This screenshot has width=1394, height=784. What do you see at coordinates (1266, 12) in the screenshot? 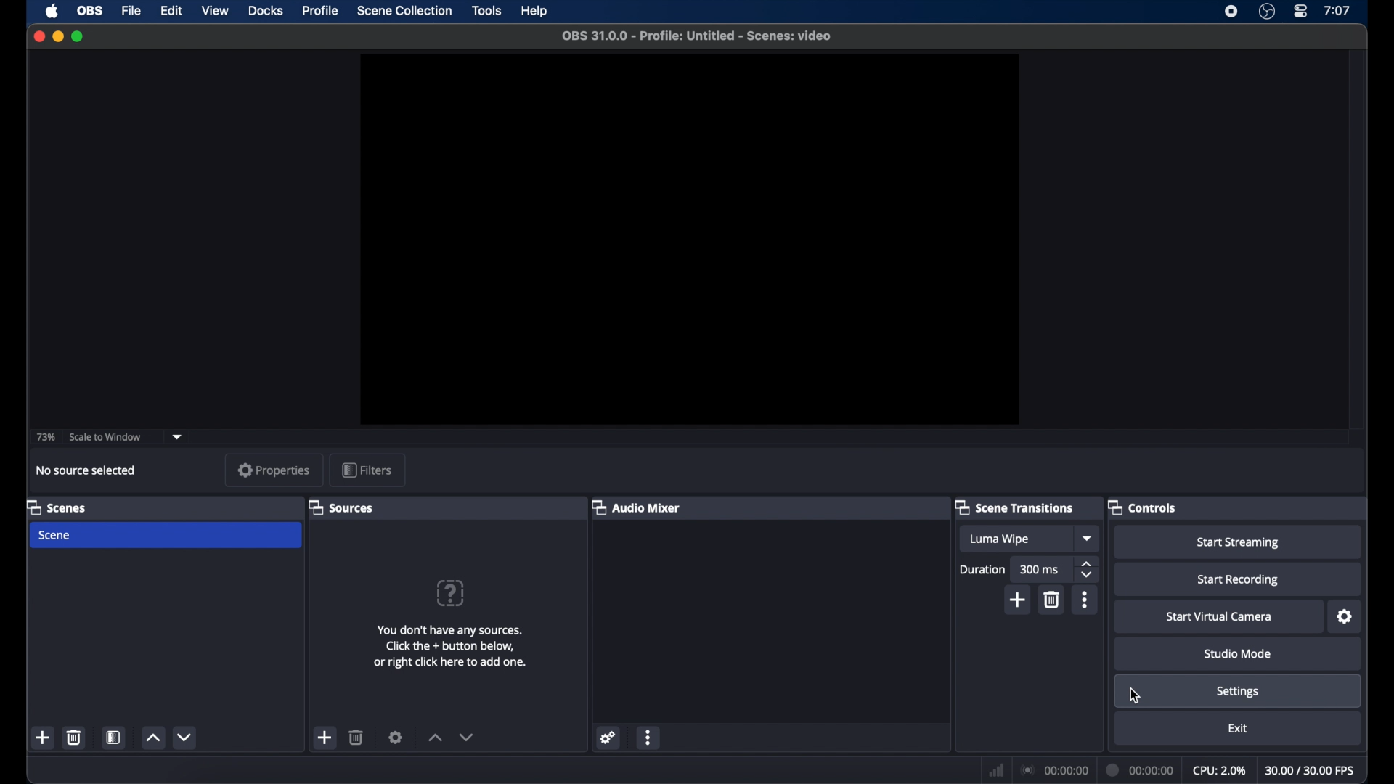
I see `obs studio` at bounding box center [1266, 12].